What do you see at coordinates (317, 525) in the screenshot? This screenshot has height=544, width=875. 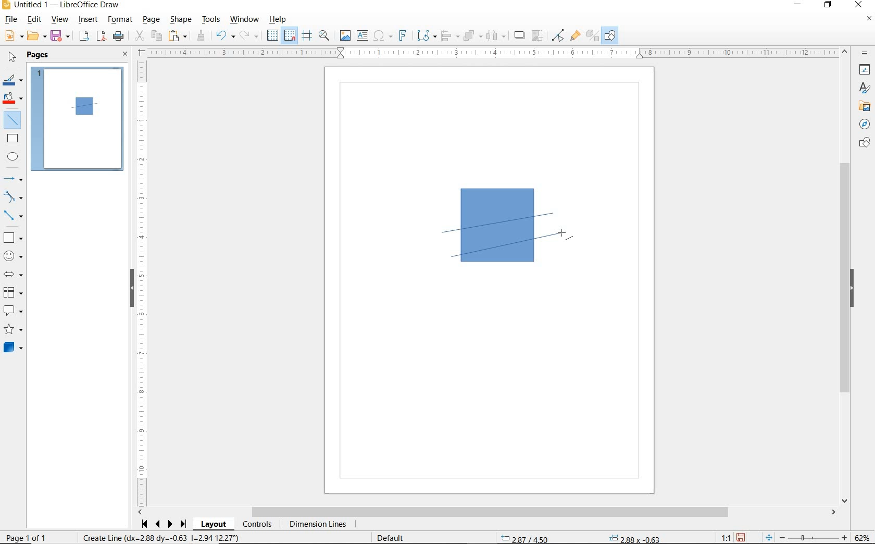 I see `DIMENSION LINES` at bounding box center [317, 525].